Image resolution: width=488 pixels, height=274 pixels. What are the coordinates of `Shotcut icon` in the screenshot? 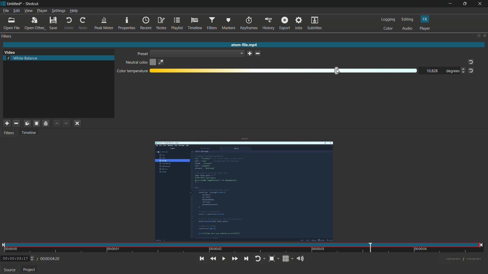 It's located at (3, 4).